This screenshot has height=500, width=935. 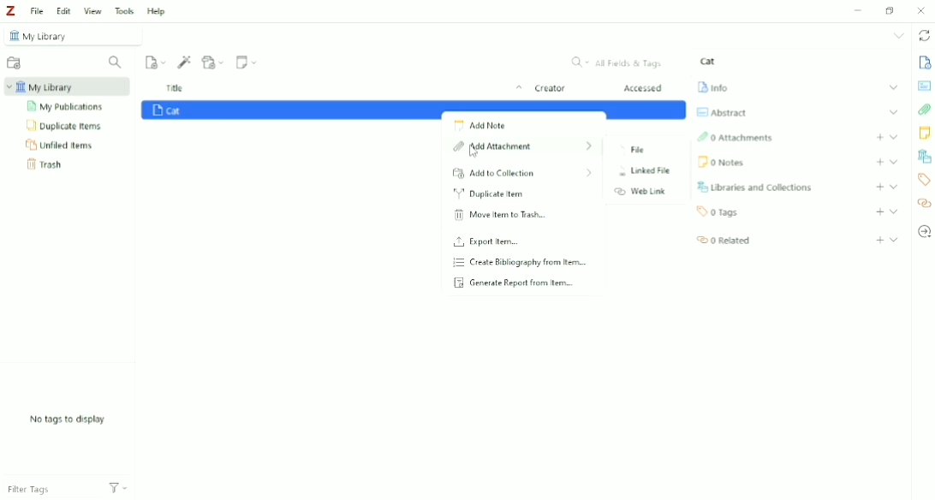 What do you see at coordinates (895, 162) in the screenshot?
I see `Expand section` at bounding box center [895, 162].